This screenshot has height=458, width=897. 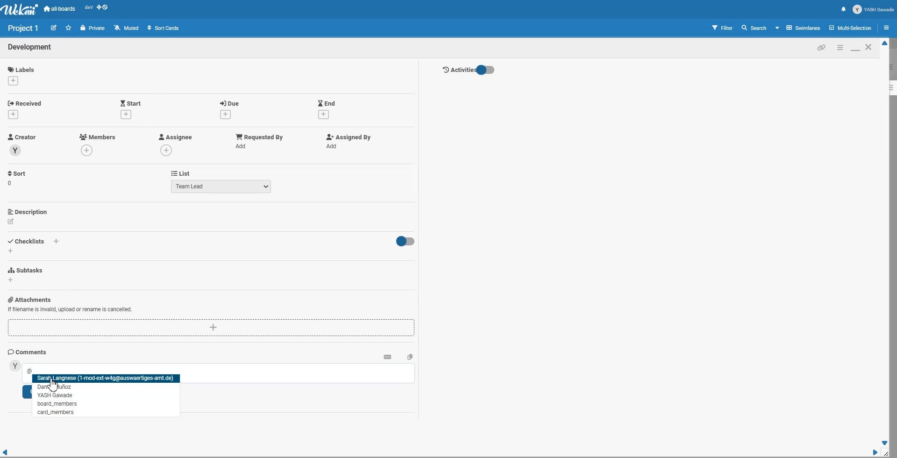 I want to click on Text, so click(x=24, y=28).